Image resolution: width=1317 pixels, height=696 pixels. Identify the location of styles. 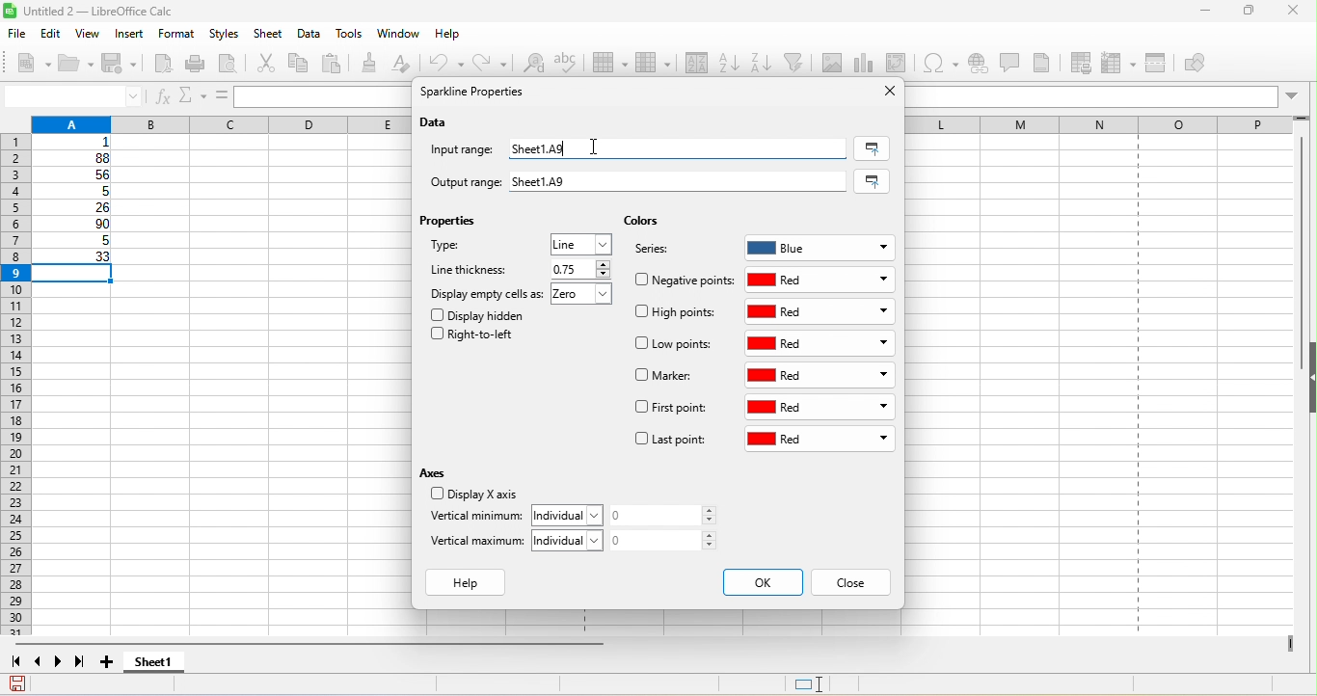
(226, 35).